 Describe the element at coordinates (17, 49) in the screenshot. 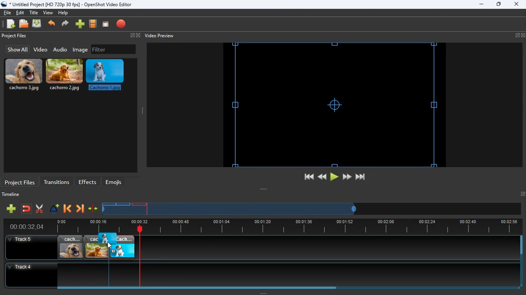

I see `show all` at that location.